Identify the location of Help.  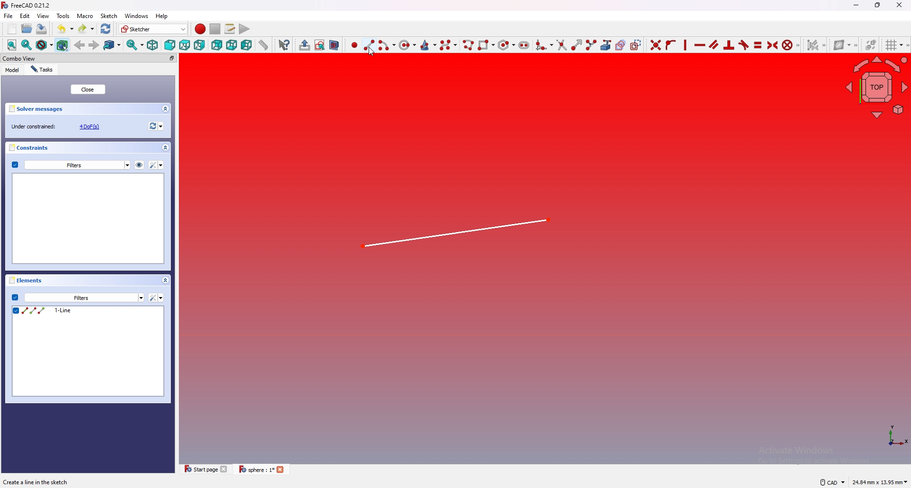
(162, 16).